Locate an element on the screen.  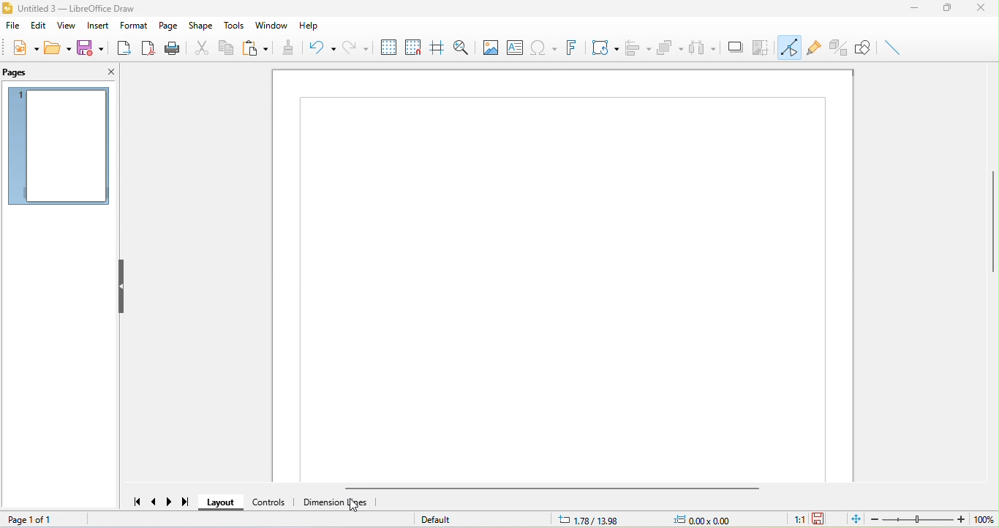
shadow is located at coordinates (734, 48).